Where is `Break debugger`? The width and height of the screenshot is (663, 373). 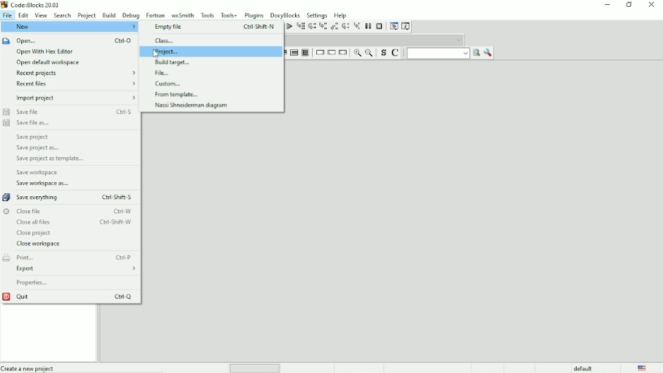 Break debugger is located at coordinates (369, 26).